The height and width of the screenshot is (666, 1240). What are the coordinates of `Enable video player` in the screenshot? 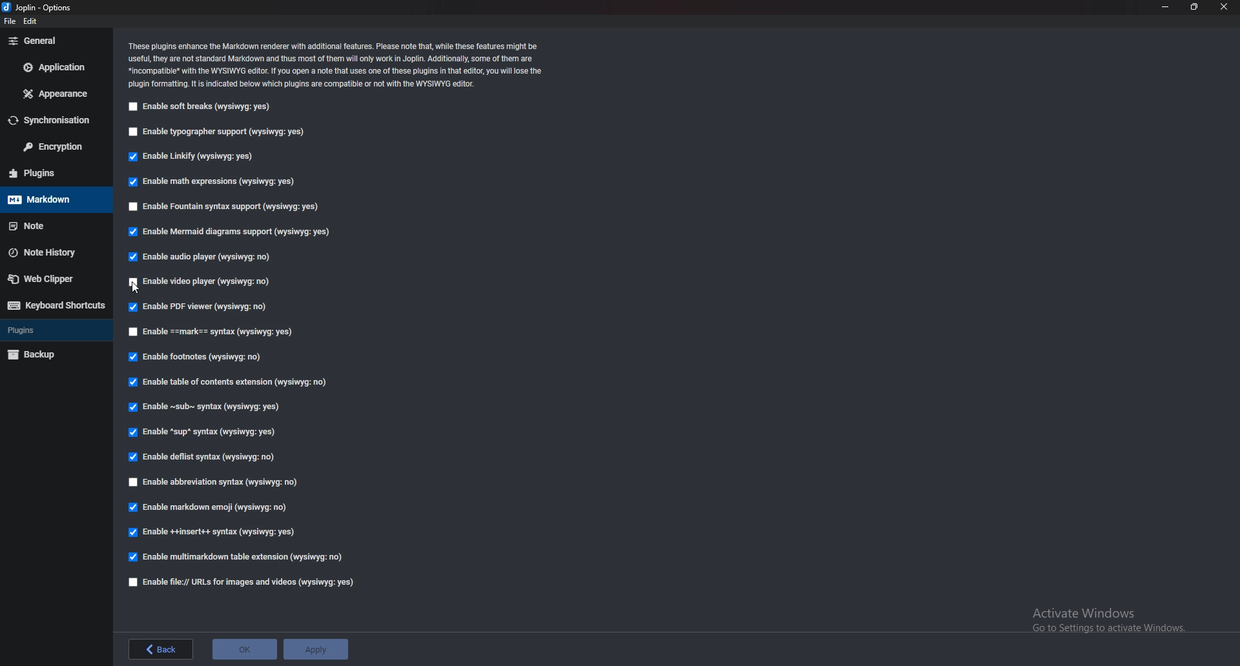 It's located at (202, 282).